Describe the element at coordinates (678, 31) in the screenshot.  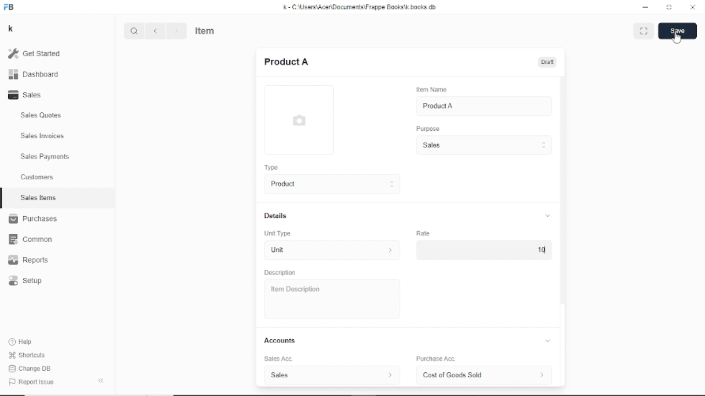
I see `Save` at that location.